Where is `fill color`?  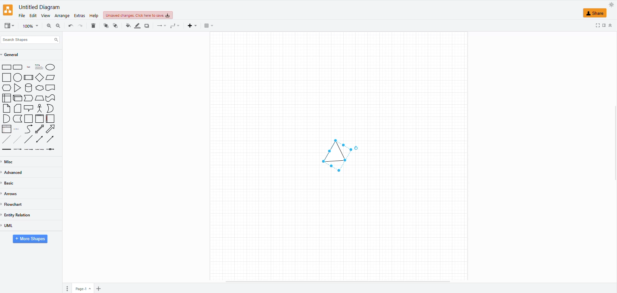
fill color is located at coordinates (127, 25).